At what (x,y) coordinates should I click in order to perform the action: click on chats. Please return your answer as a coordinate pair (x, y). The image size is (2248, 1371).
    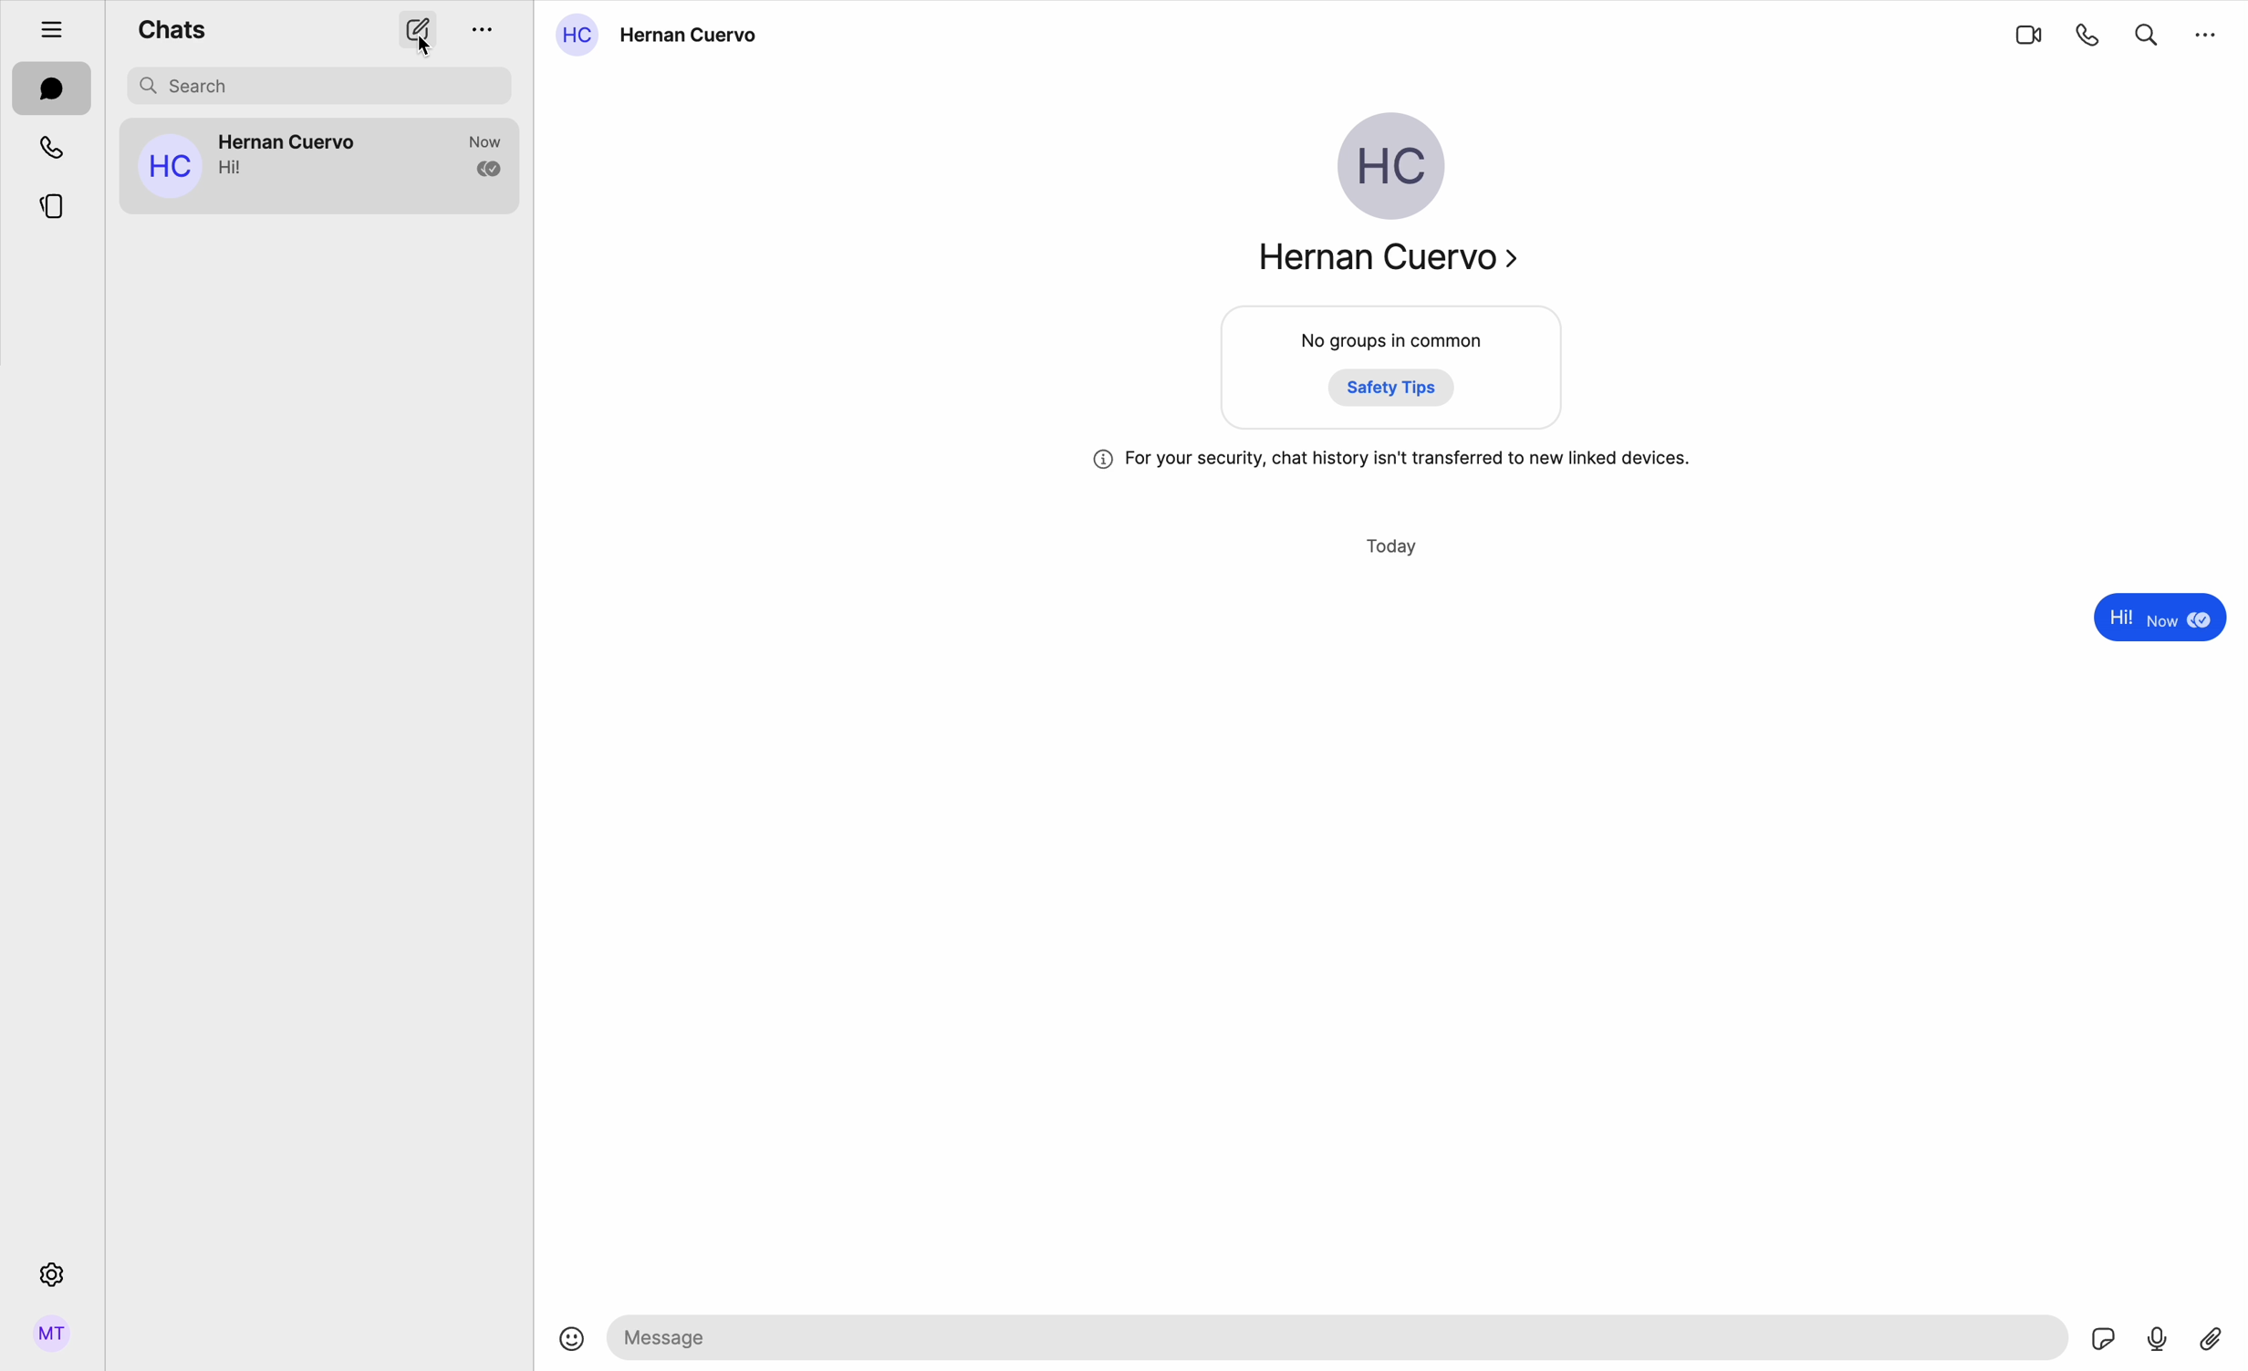
    Looking at the image, I should click on (170, 28).